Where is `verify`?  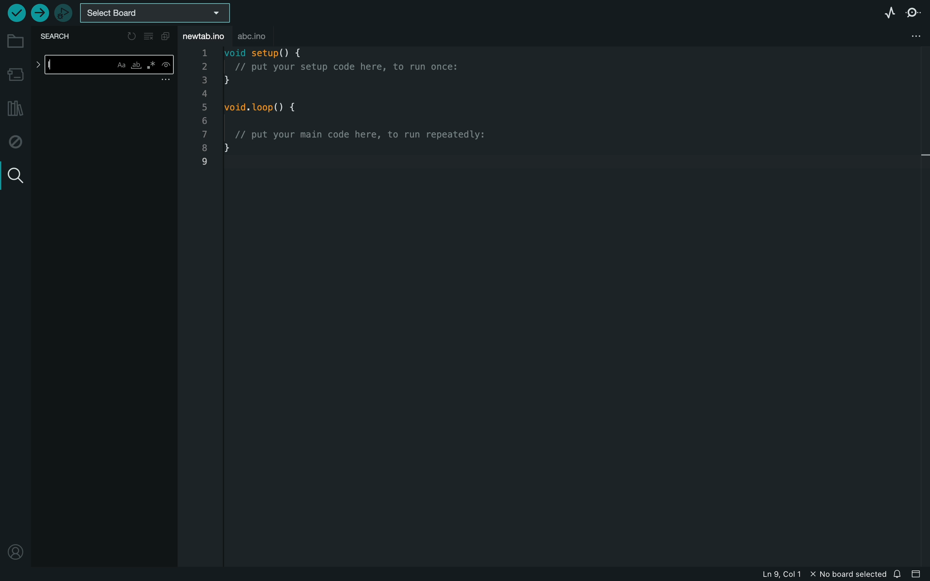
verify is located at coordinates (15, 13).